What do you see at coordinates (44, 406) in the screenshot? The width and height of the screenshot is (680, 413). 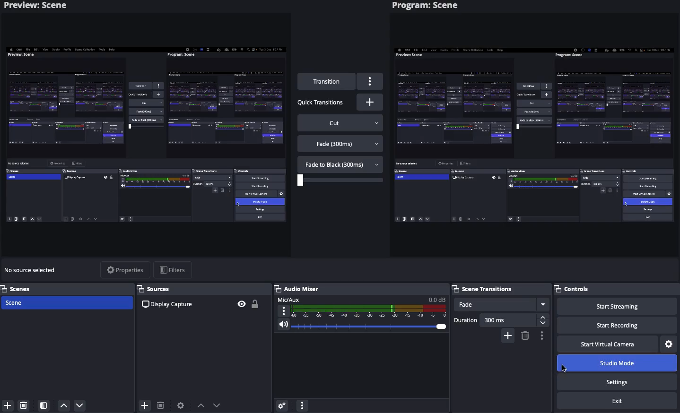 I see `Scene filter` at bounding box center [44, 406].